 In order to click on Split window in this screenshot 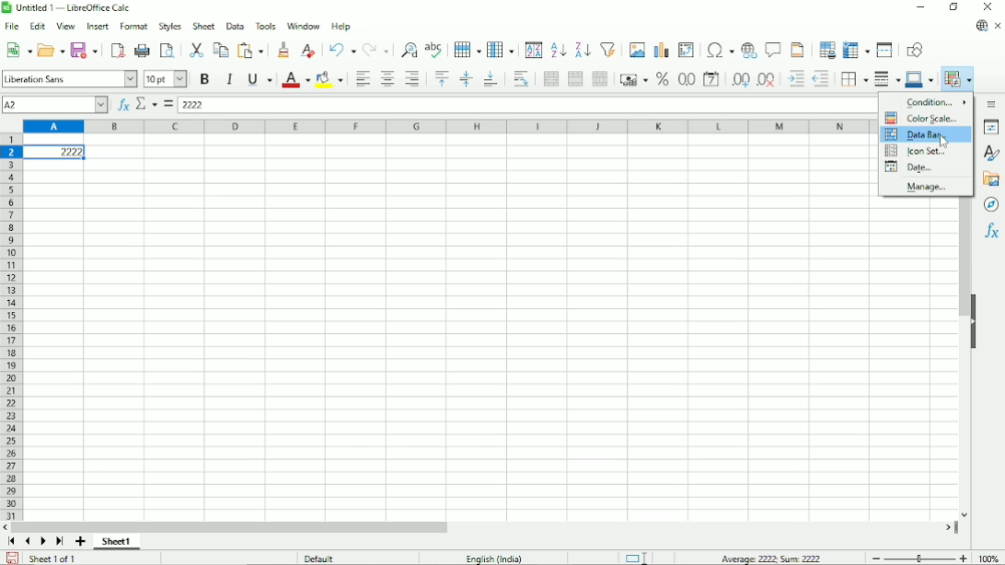, I will do `click(884, 50)`.